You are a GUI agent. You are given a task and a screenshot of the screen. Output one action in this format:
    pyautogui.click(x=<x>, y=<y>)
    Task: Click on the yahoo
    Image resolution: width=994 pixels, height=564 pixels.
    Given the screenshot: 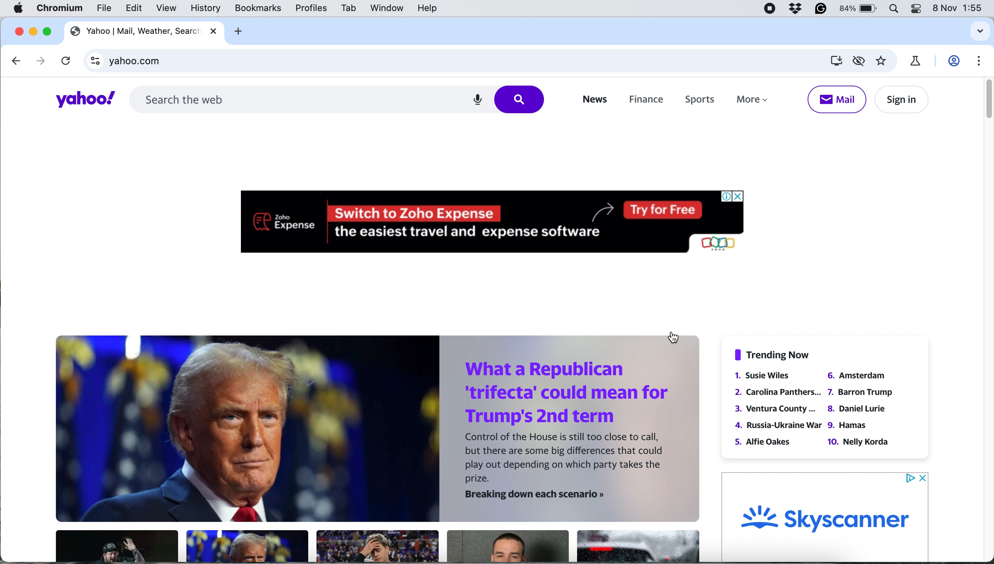 What is the action you would take?
    pyautogui.click(x=84, y=99)
    